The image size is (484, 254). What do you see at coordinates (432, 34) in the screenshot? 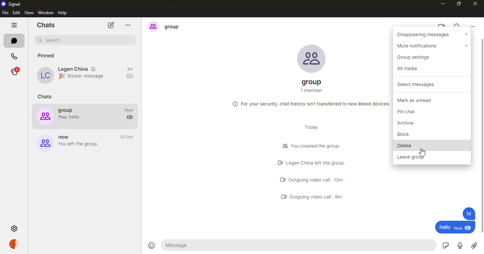
I see `disappearing message` at bounding box center [432, 34].